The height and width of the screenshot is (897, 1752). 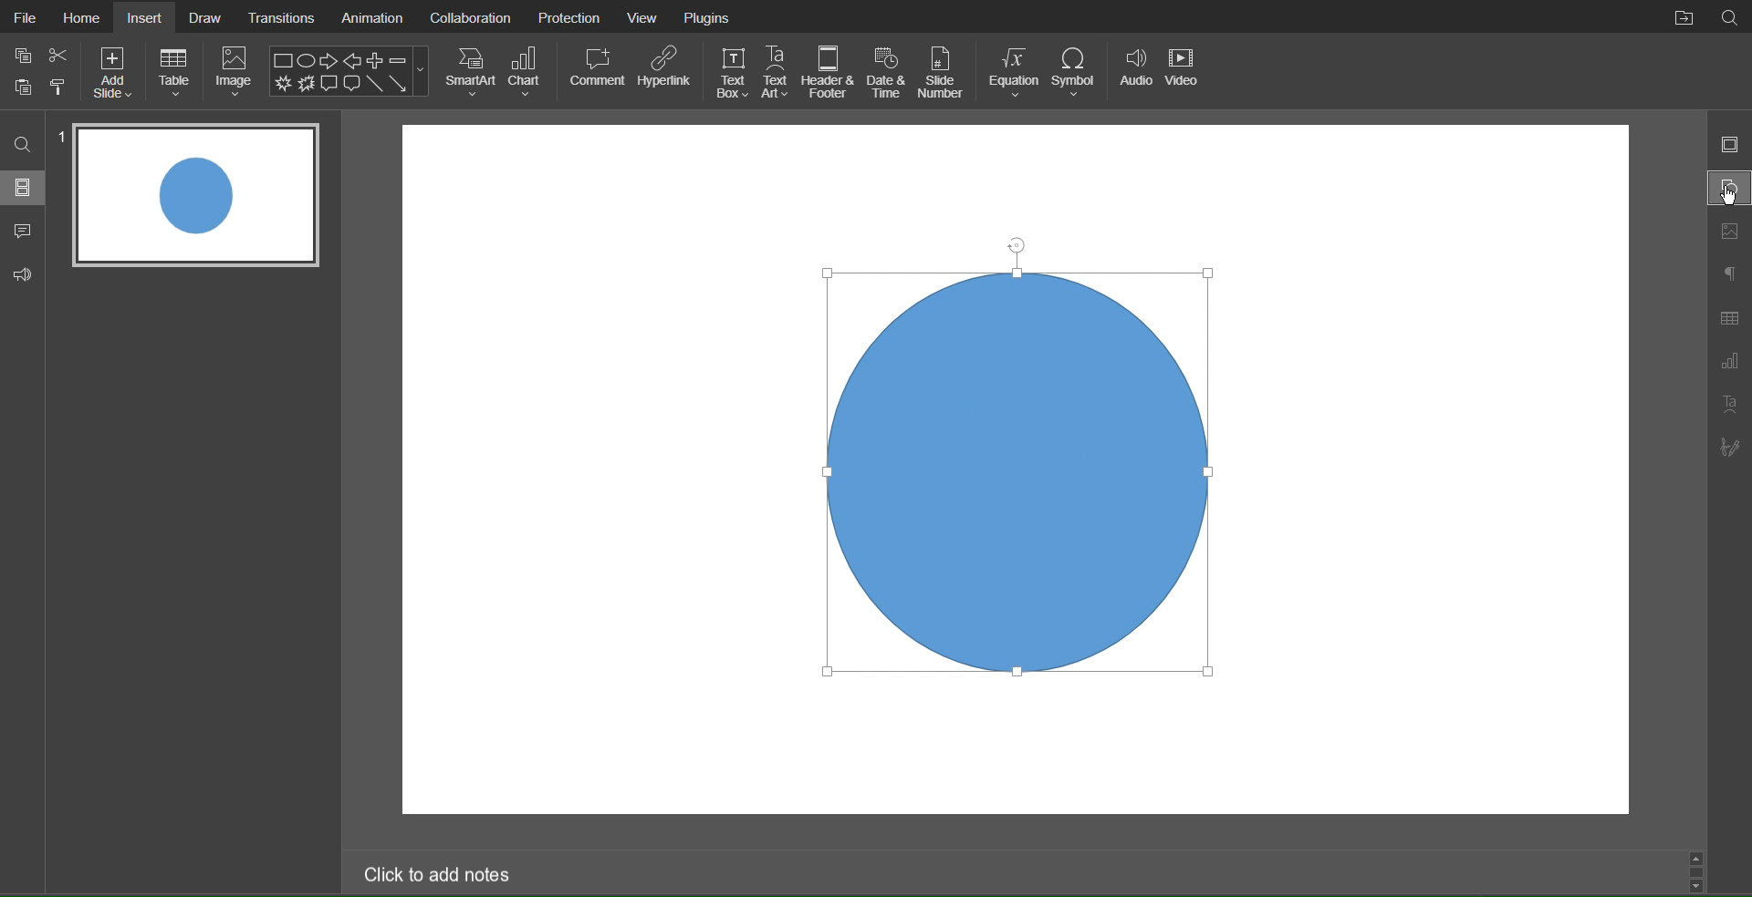 I want to click on copy, so click(x=22, y=57).